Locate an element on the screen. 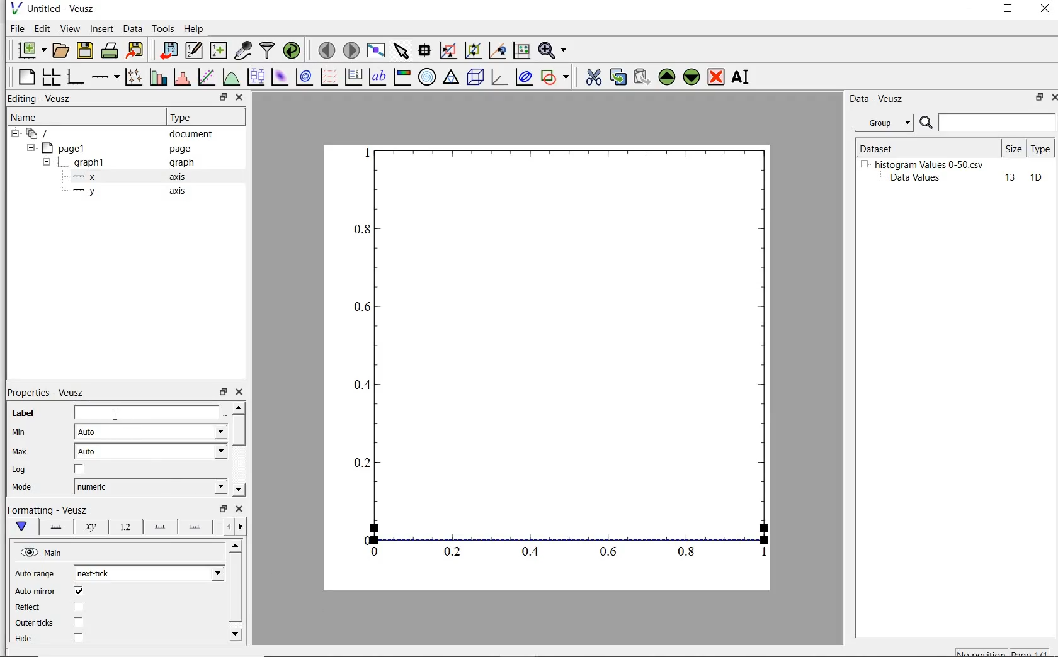 The image size is (1058, 657). editing-veusz is located at coordinates (40, 99).